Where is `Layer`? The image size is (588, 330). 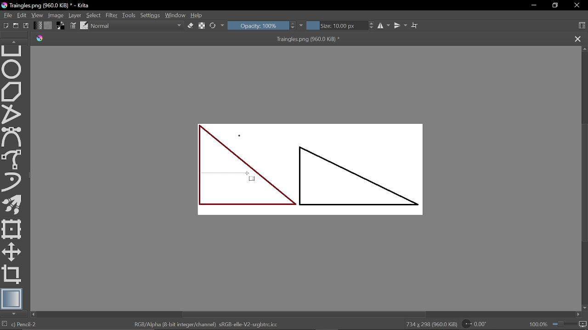 Layer is located at coordinates (74, 15).